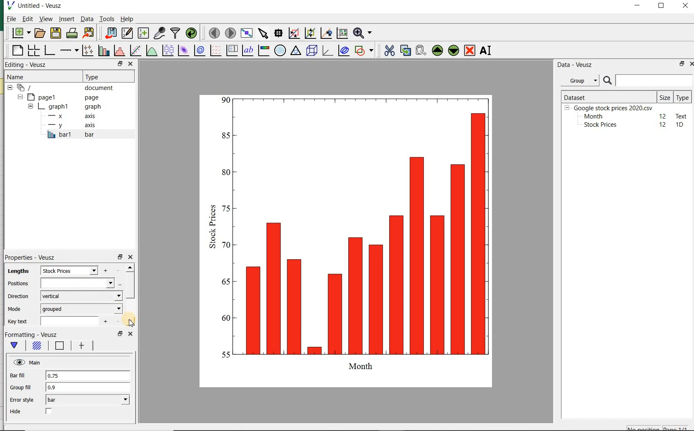 This screenshot has height=431, width=694. I want to click on Bar fill, so click(18, 376).